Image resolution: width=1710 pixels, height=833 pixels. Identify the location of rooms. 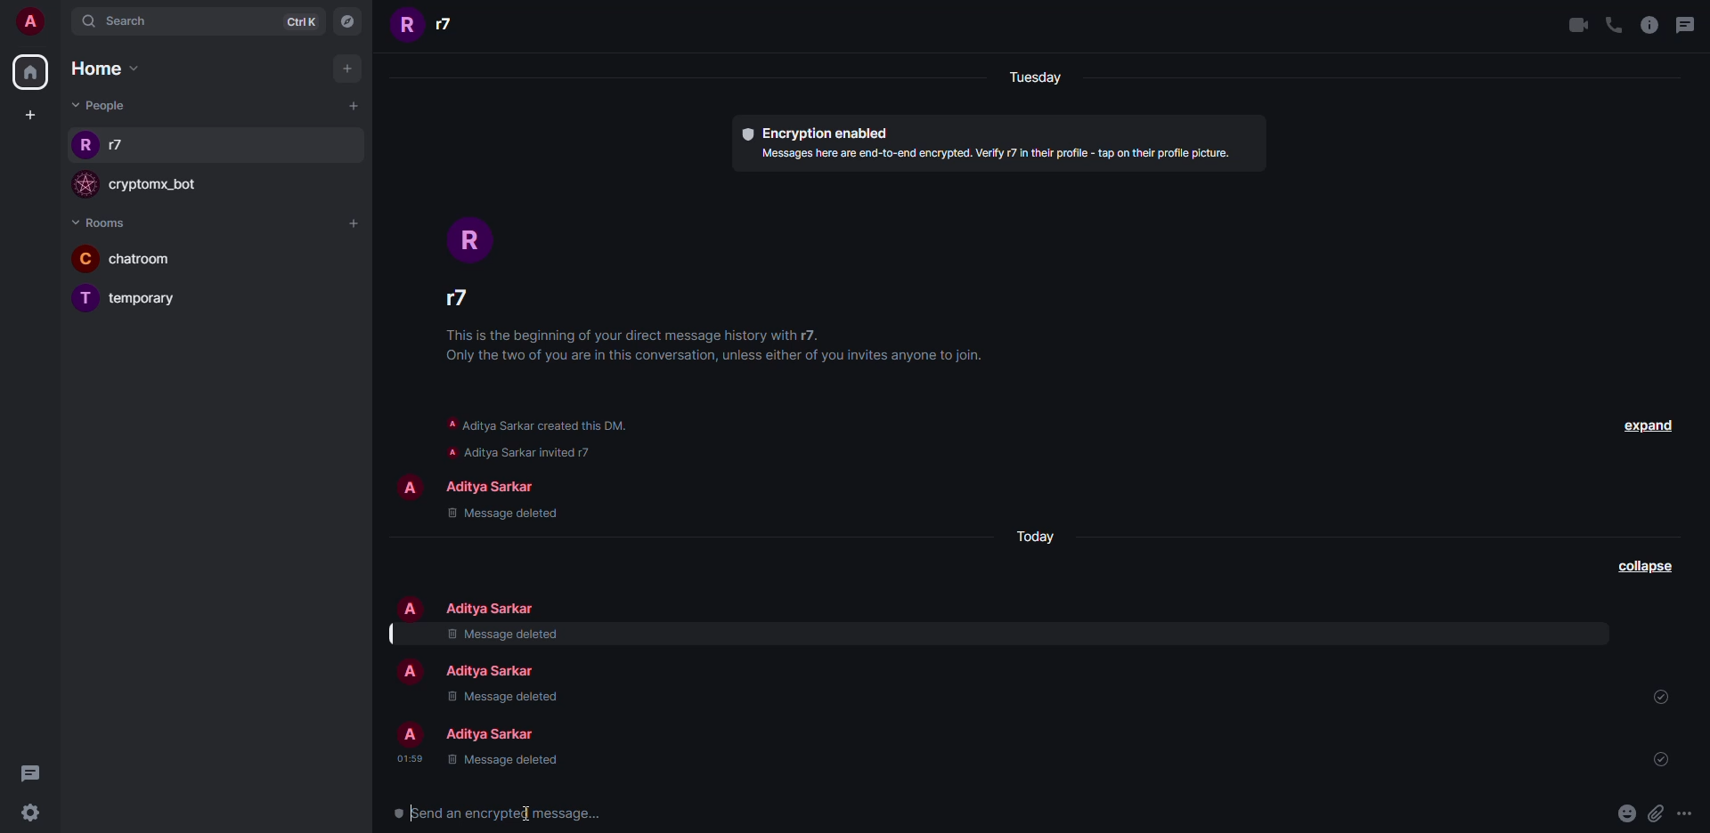
(106, 222).